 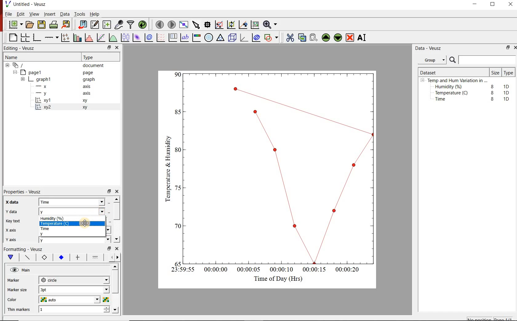 I want to click on document widget, so click(x=22, y=65).